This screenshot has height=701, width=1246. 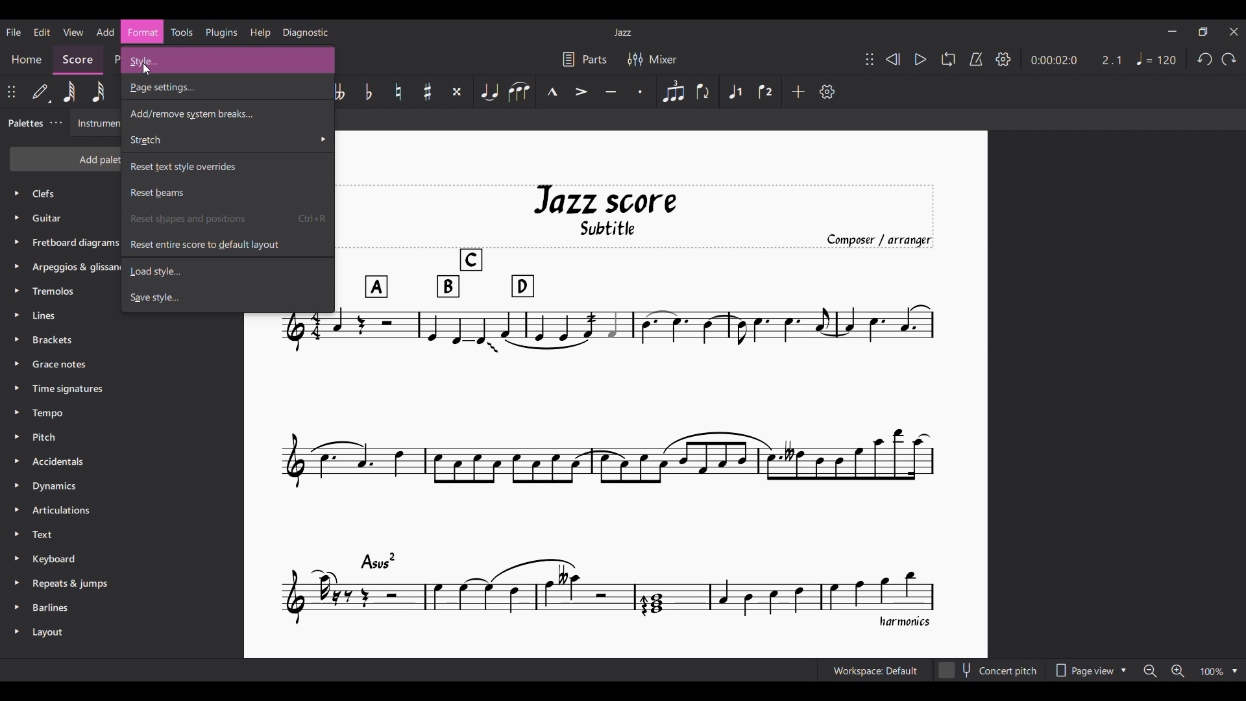 I want to click on Page view options, so click(x=1090, y=670).